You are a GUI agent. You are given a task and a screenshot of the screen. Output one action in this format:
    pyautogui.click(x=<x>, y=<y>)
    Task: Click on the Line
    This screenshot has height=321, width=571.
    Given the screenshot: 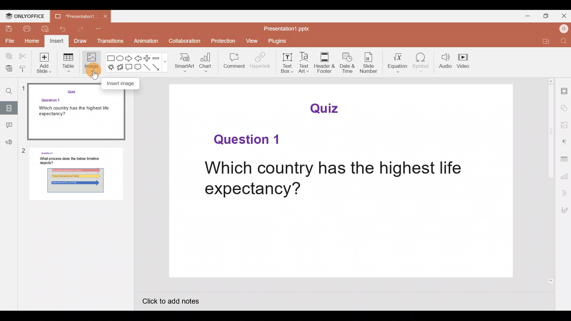 What is the action you would take?
    pyautogui.click(x=147, y=67)
    